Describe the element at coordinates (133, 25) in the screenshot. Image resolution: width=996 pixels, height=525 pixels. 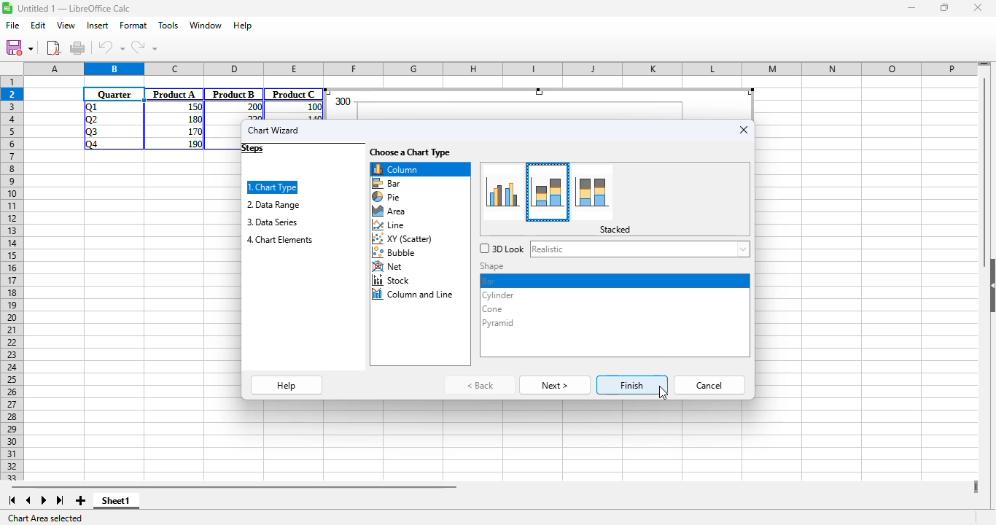
I see `format` at that location.